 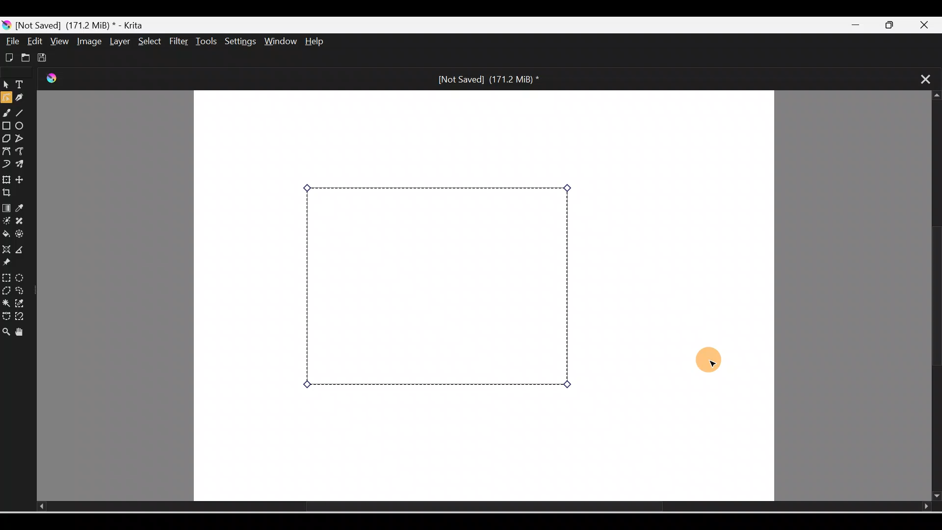 What do you see at coordinates (24, 221) in the screenshot?
I see `Smart patch tool` at bounding box center [24, 221].